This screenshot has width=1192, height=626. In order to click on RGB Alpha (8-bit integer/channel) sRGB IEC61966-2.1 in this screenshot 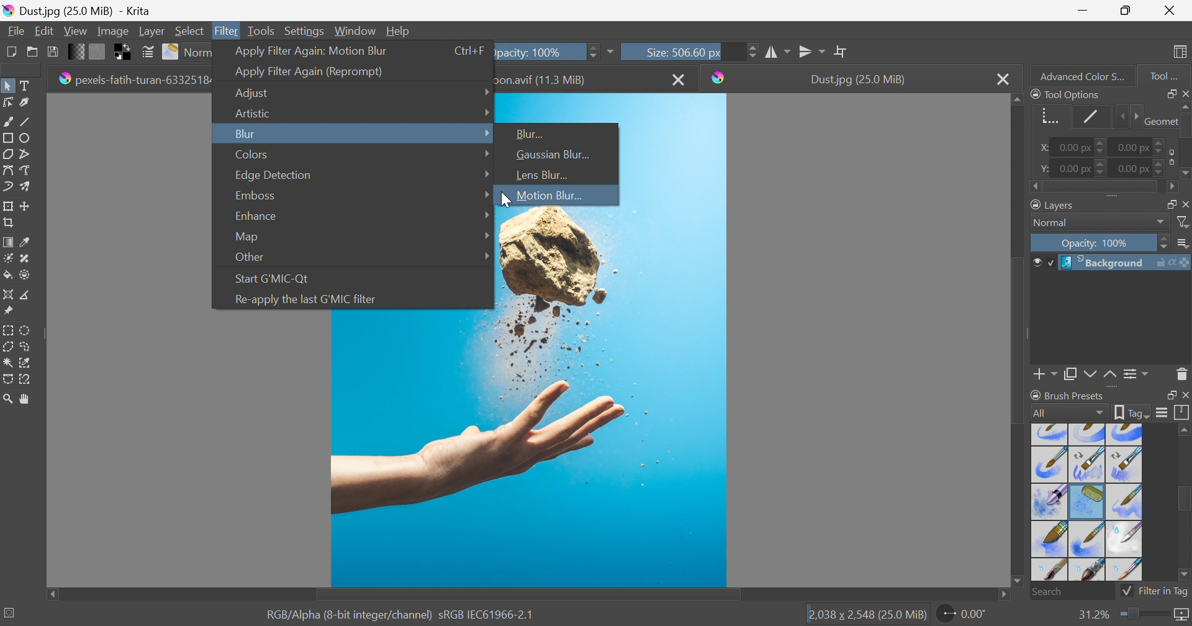, I will do `click(400, 614)`.